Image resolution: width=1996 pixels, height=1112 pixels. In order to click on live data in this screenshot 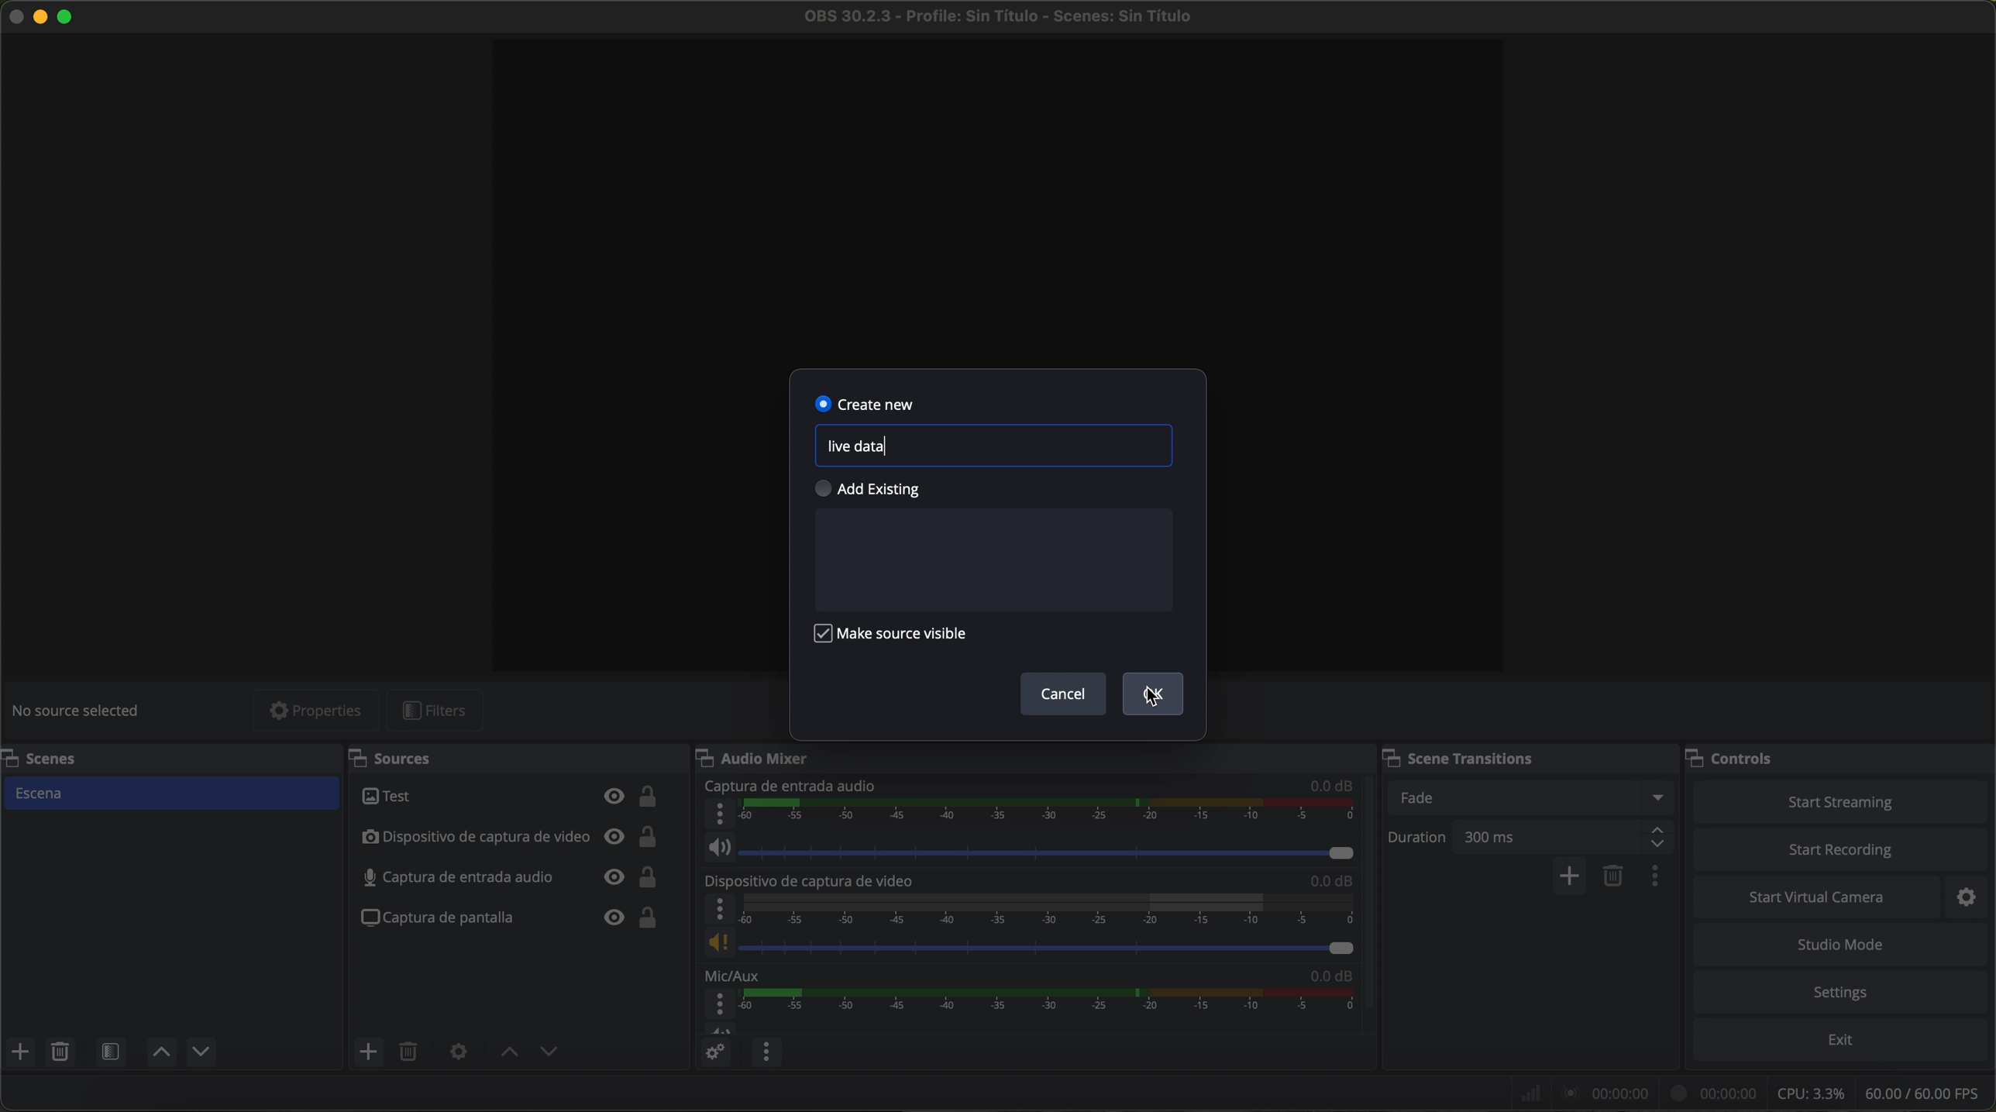, I will do `click(859, 448)`.